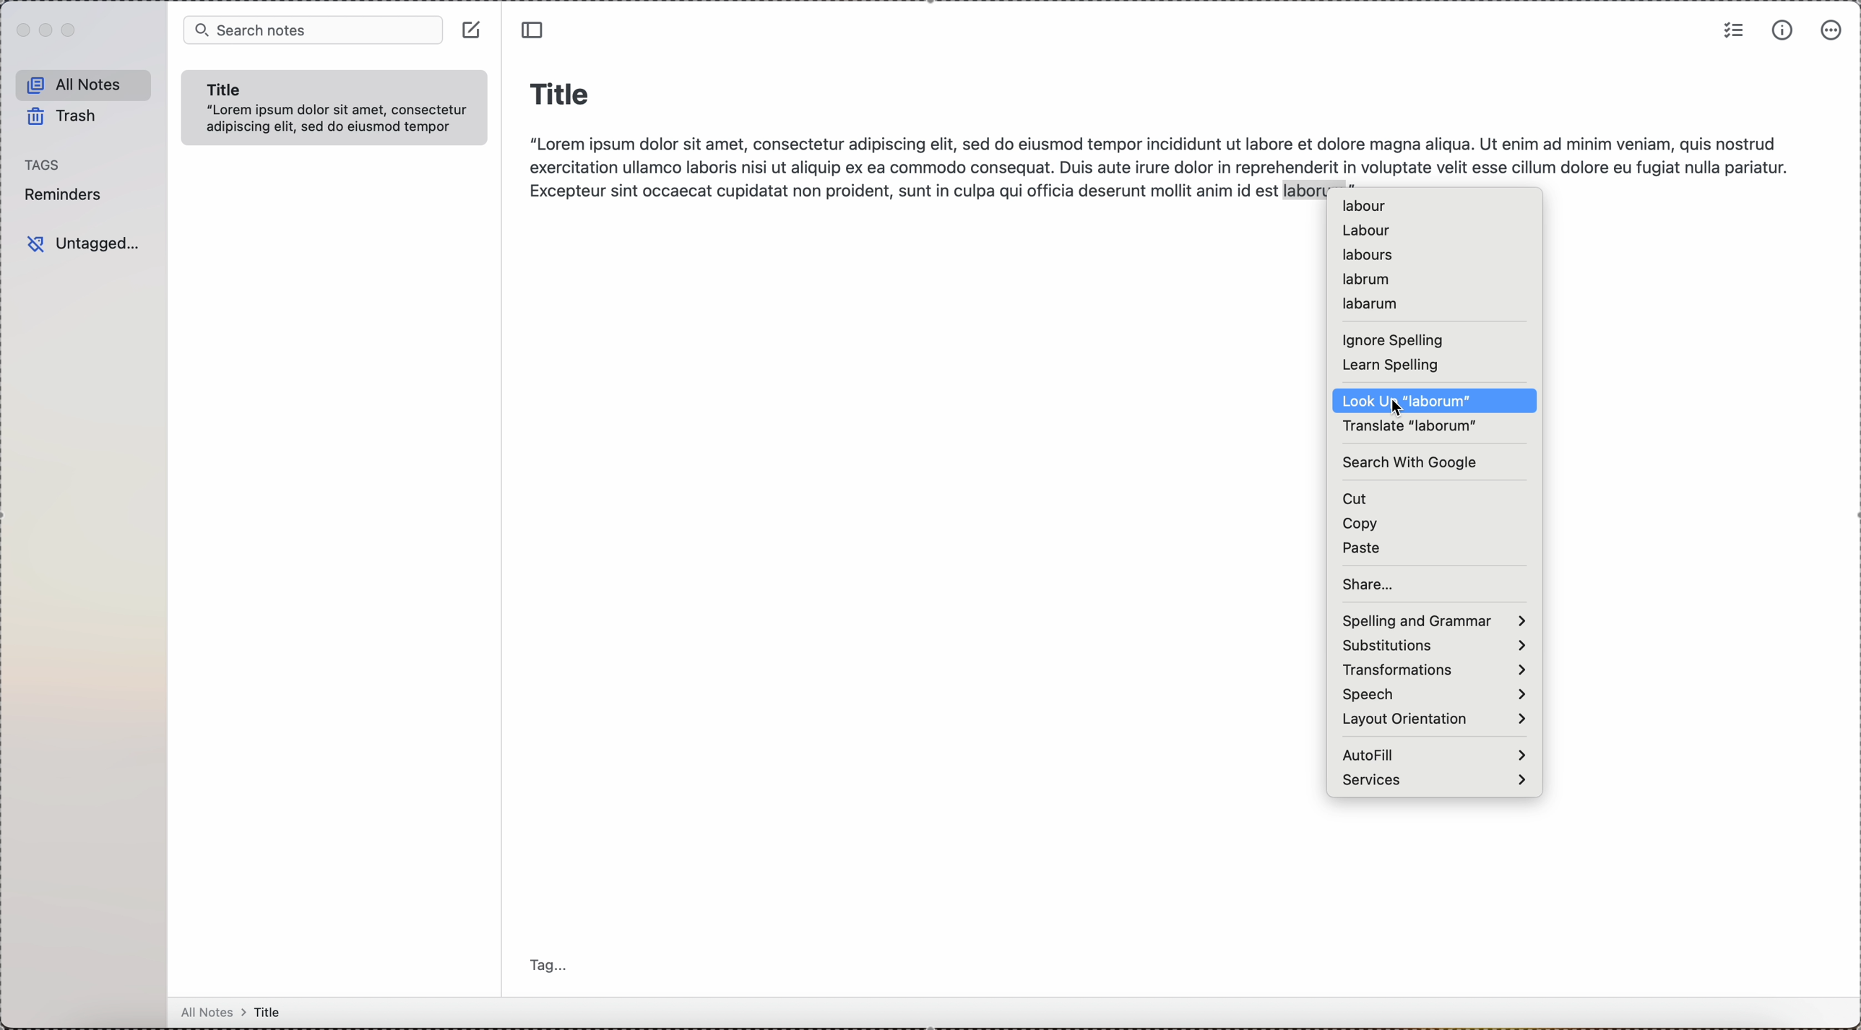  I want to click on services, so click(1434, 782).